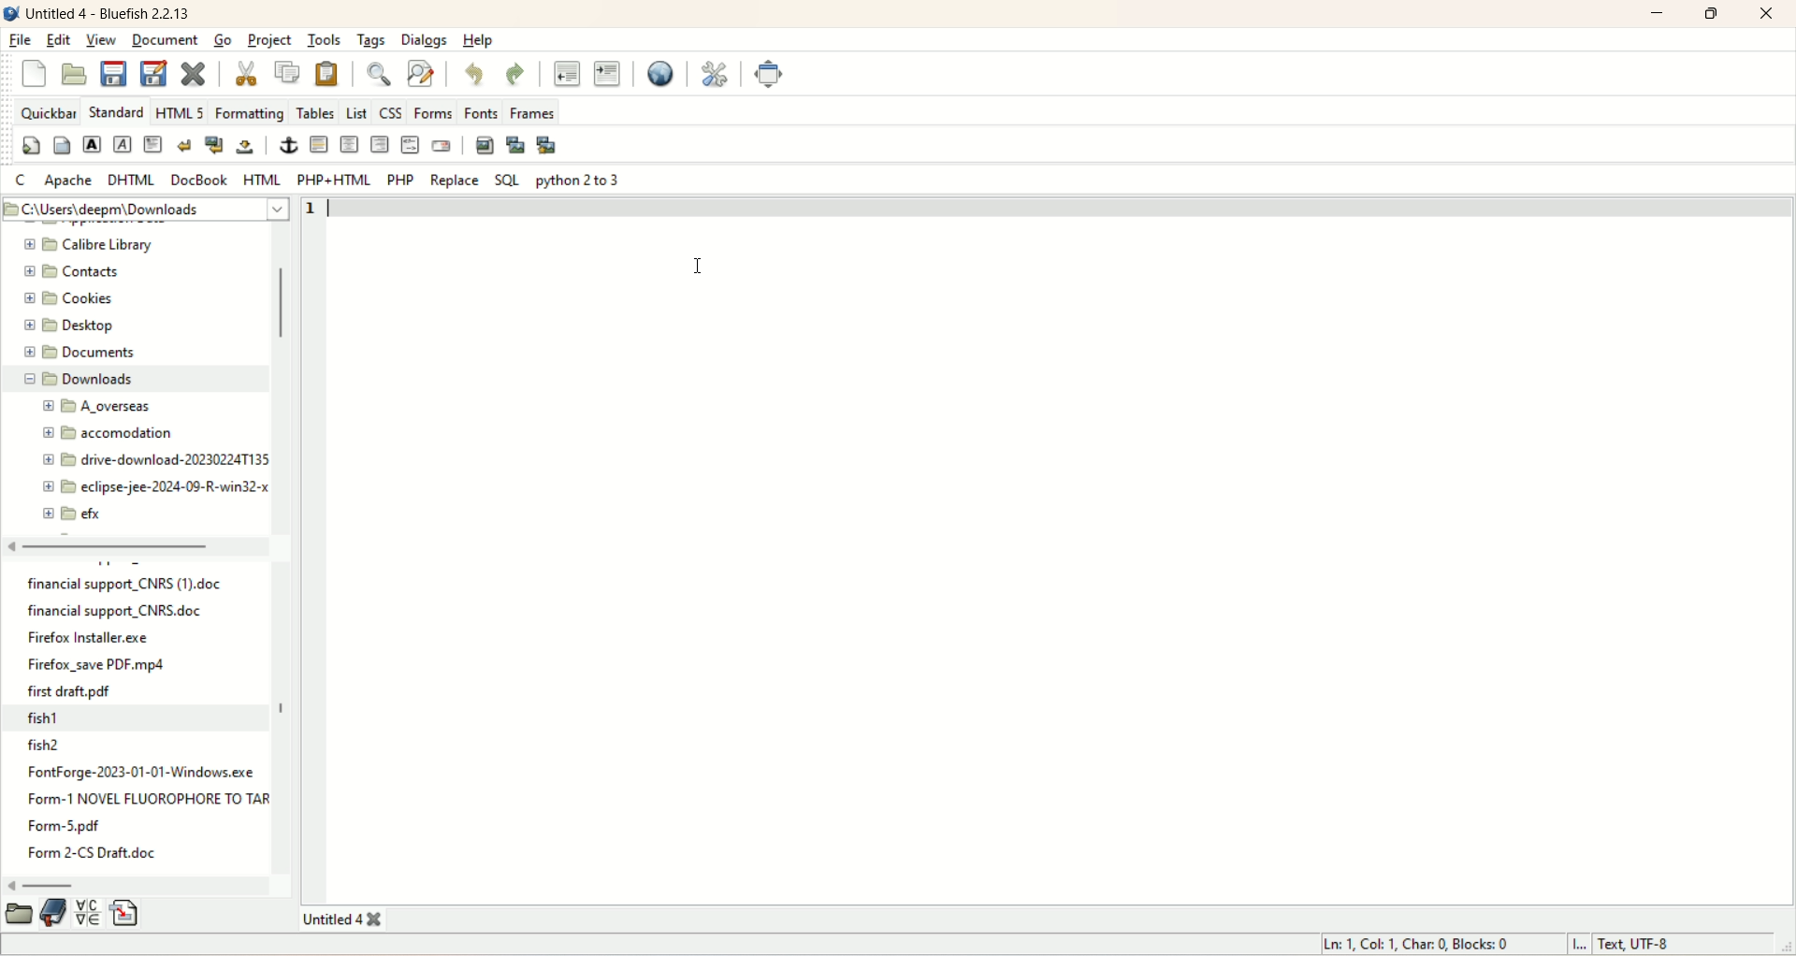  What do you see at coordinates (21, 41) in the screenshot?
I see `file` at bounding box center [21, 41].